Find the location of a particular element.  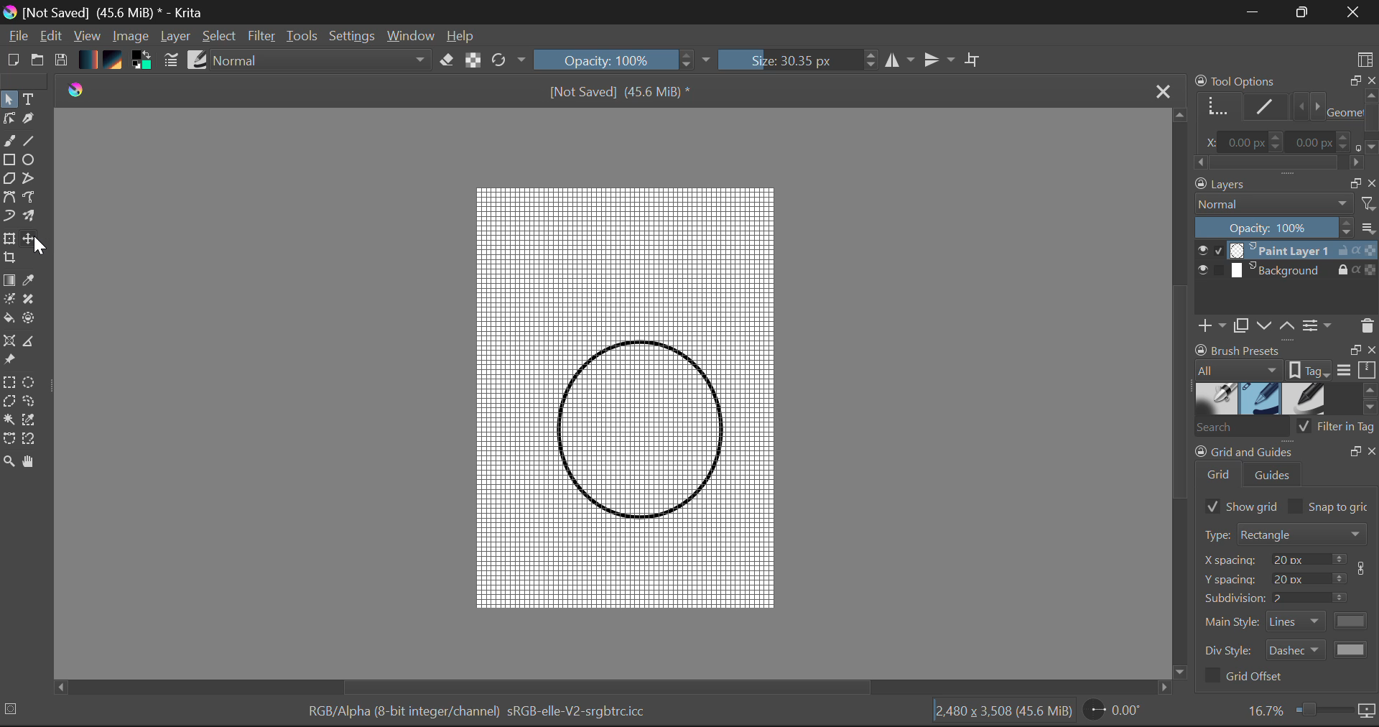

Crop is located at coordinates (11, 259).